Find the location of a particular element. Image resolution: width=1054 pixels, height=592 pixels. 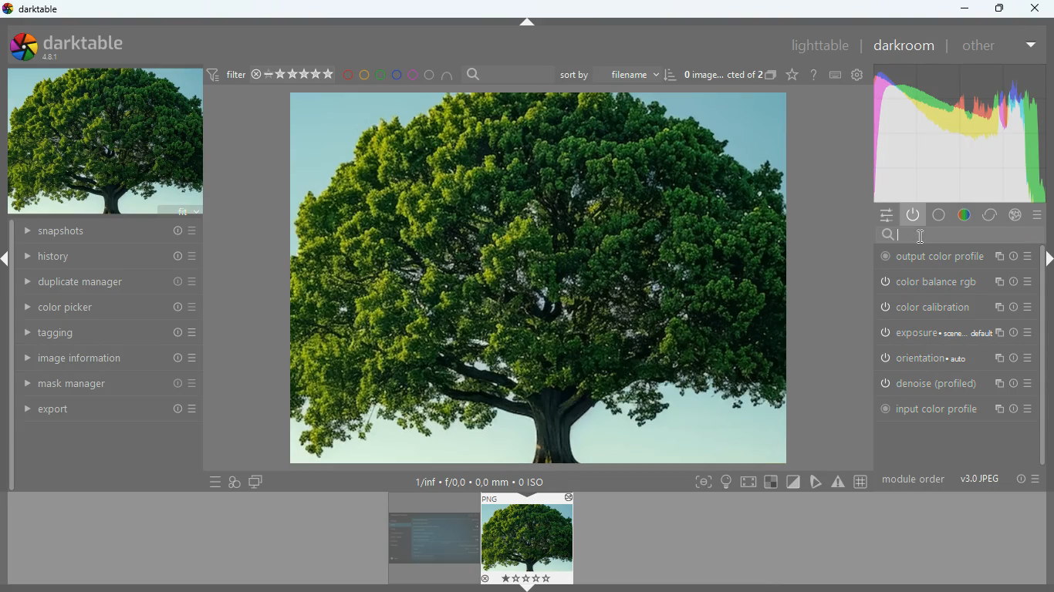

output color profile is located at coordinates (952, 256).